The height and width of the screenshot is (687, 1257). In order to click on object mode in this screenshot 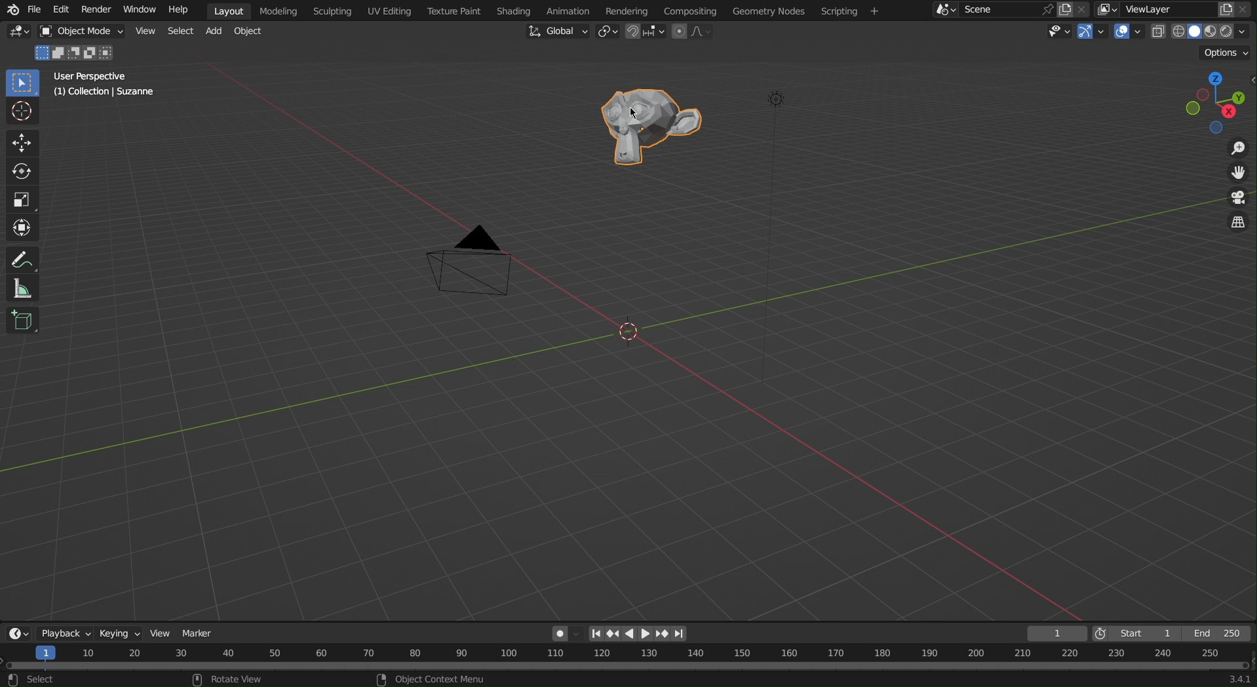, I will do `click(85, 33)`.